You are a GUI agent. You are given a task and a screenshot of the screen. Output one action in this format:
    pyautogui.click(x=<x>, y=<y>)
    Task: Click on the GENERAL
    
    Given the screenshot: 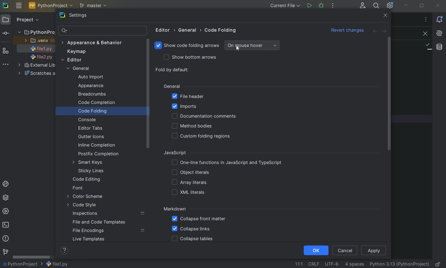 What is the action you would take?
    pyautogui.click(x=172, y=86)
    